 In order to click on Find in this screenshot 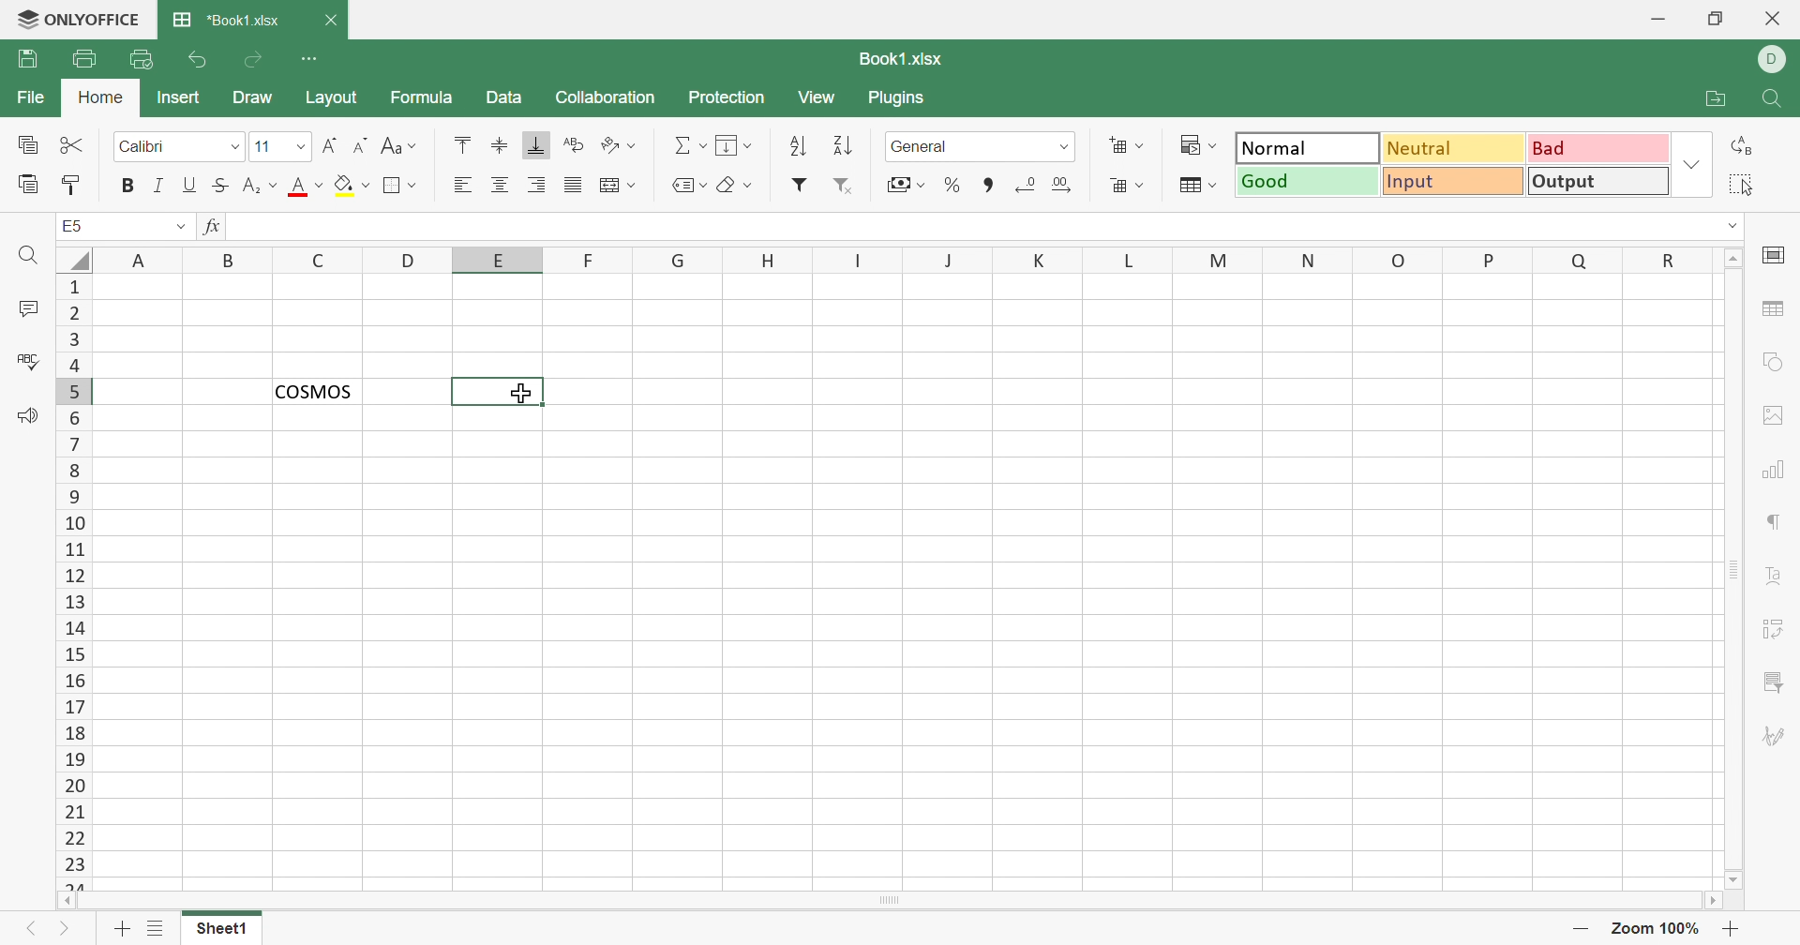, I will do `click(29, 257)`.